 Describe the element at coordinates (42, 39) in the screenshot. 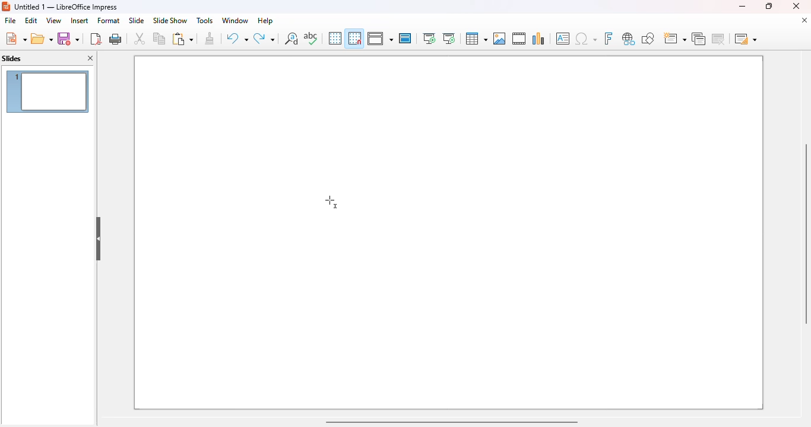

I see `open` at that location.